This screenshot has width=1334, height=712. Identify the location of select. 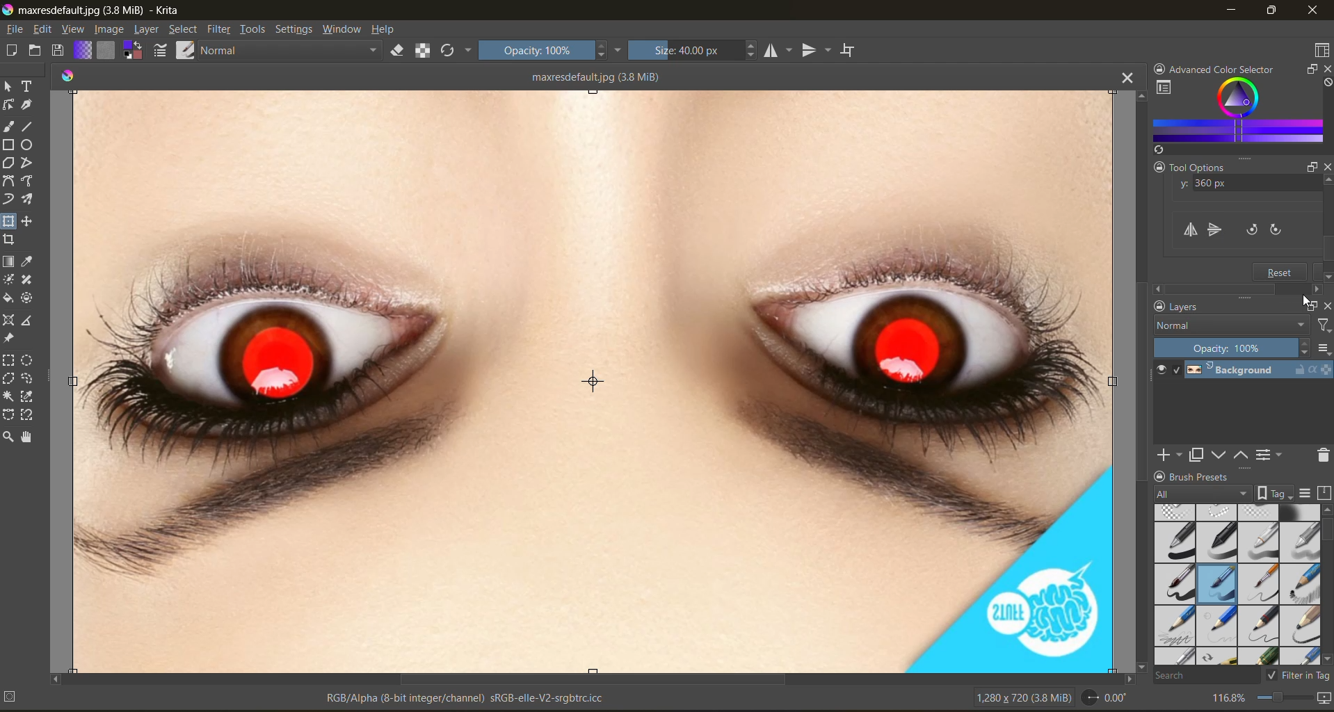
(184, 29).